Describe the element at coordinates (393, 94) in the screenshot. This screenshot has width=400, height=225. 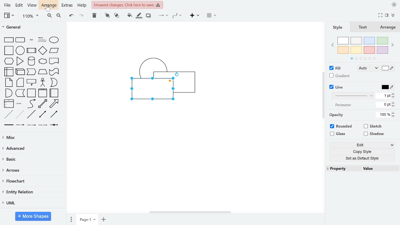
I see `increase line width` at that location.